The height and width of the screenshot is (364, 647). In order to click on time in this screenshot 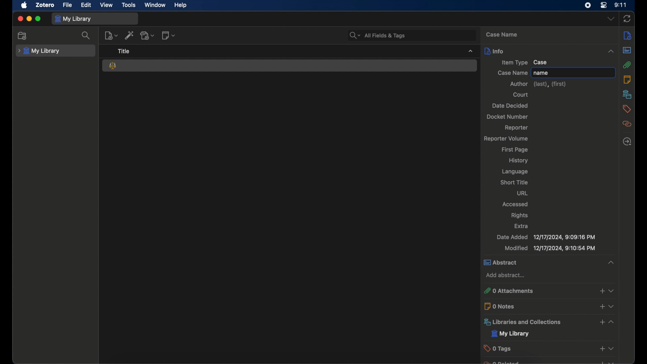, I will do `click(620, 5)`.